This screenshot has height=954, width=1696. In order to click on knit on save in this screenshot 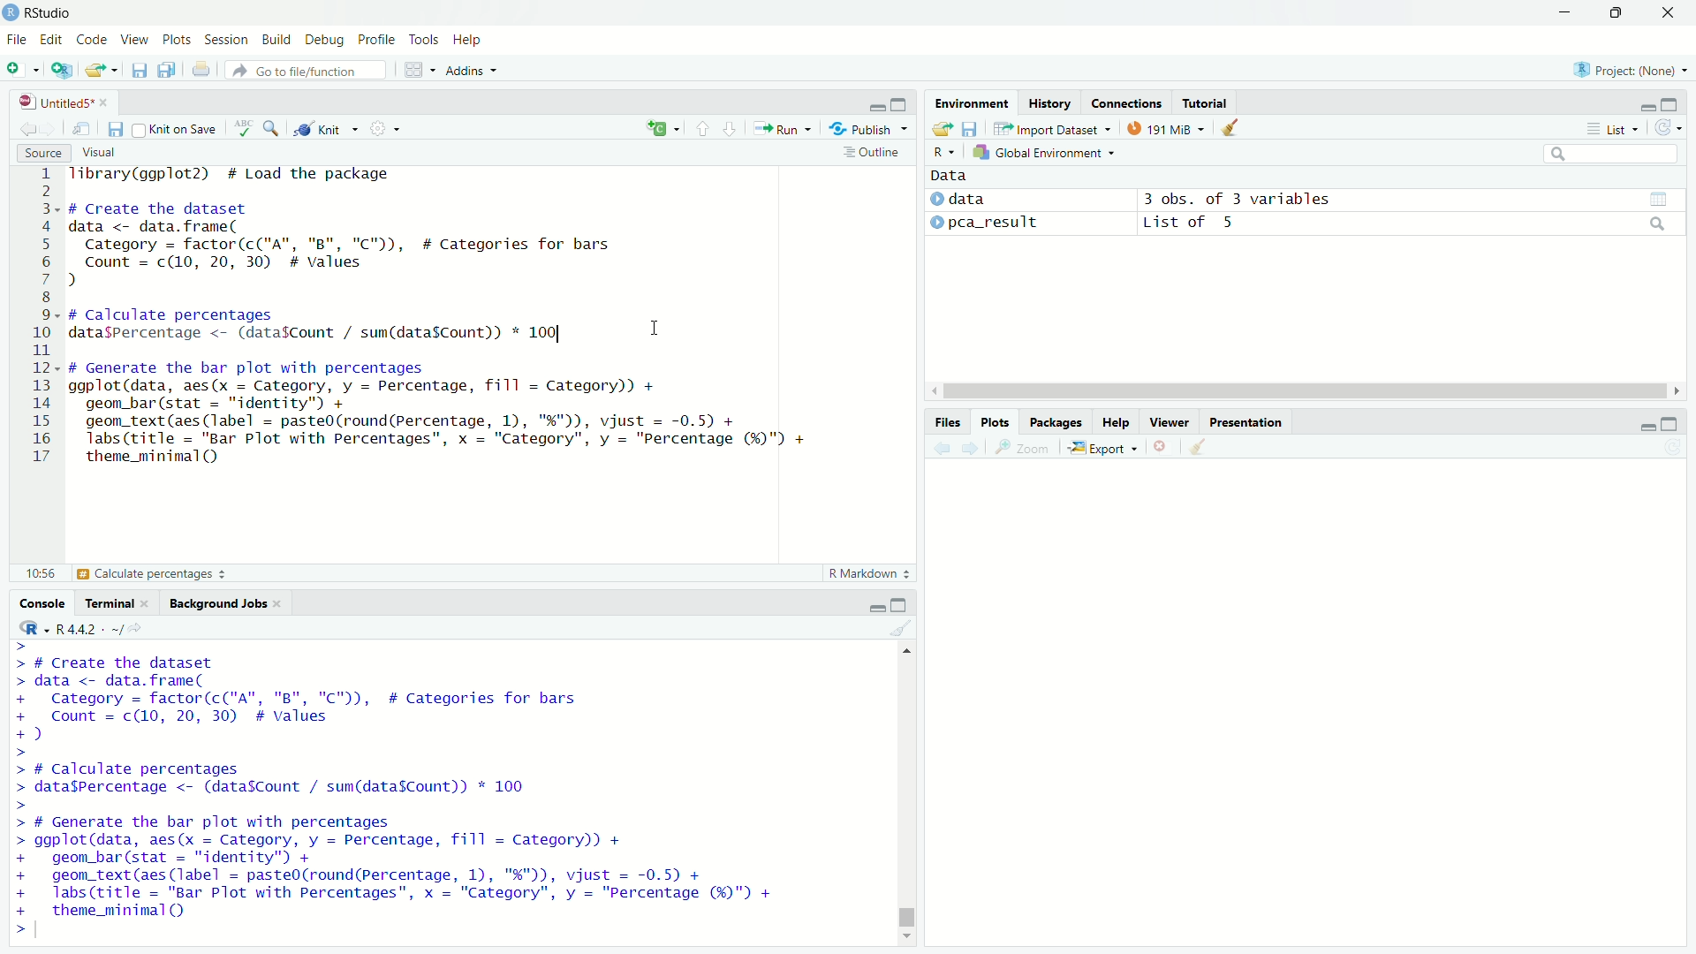, I will do `click(177, 130)`.